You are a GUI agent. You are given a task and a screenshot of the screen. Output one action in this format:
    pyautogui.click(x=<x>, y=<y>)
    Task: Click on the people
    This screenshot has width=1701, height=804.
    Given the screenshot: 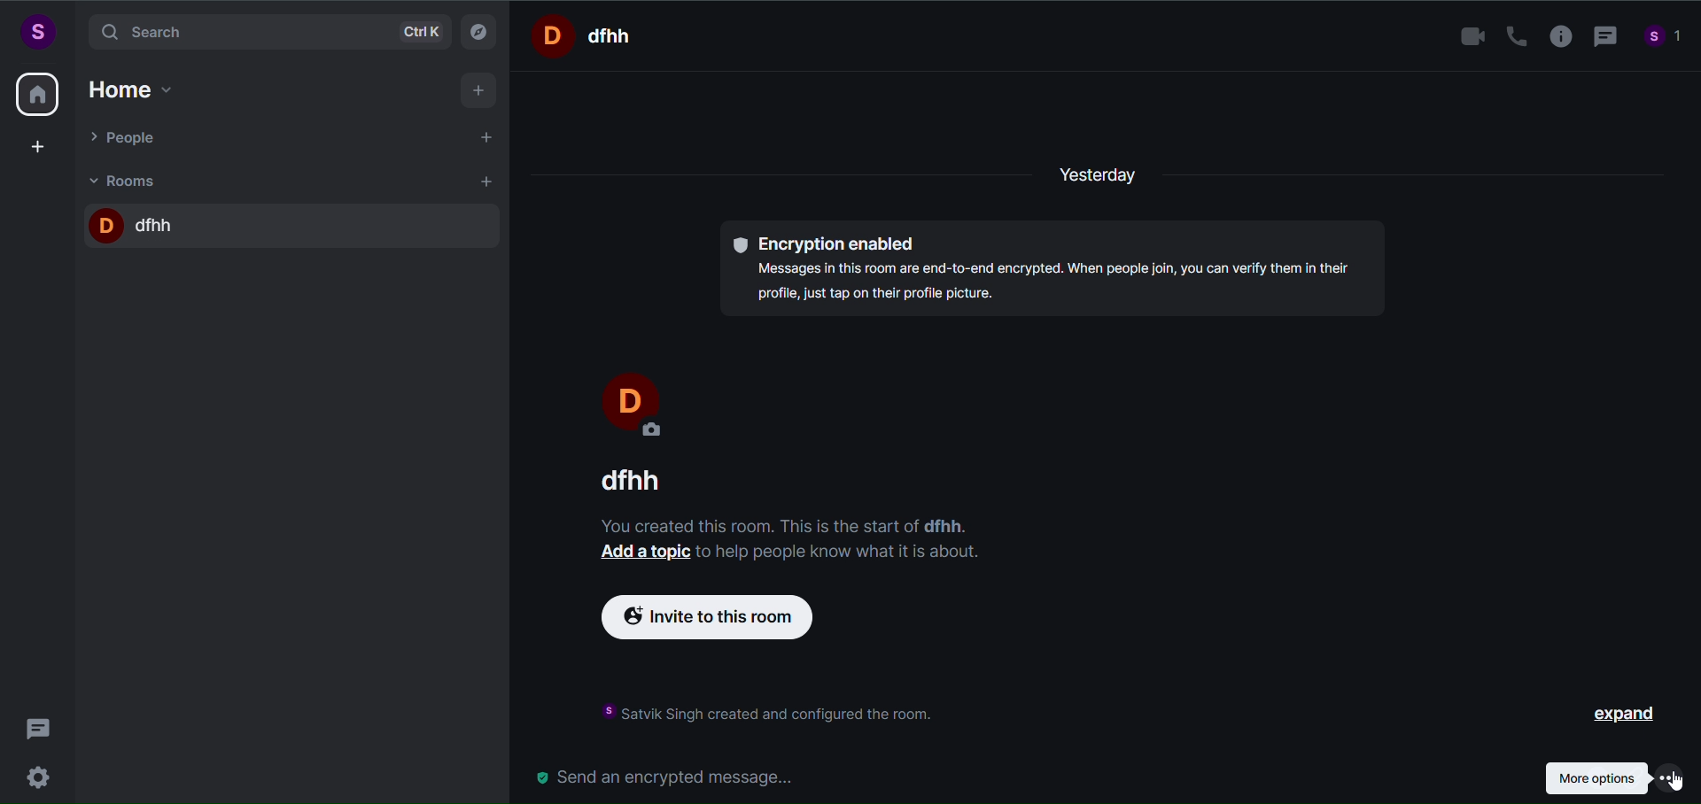 What is the action you would take?
    pyautogui.click(x=127, y=136)
    